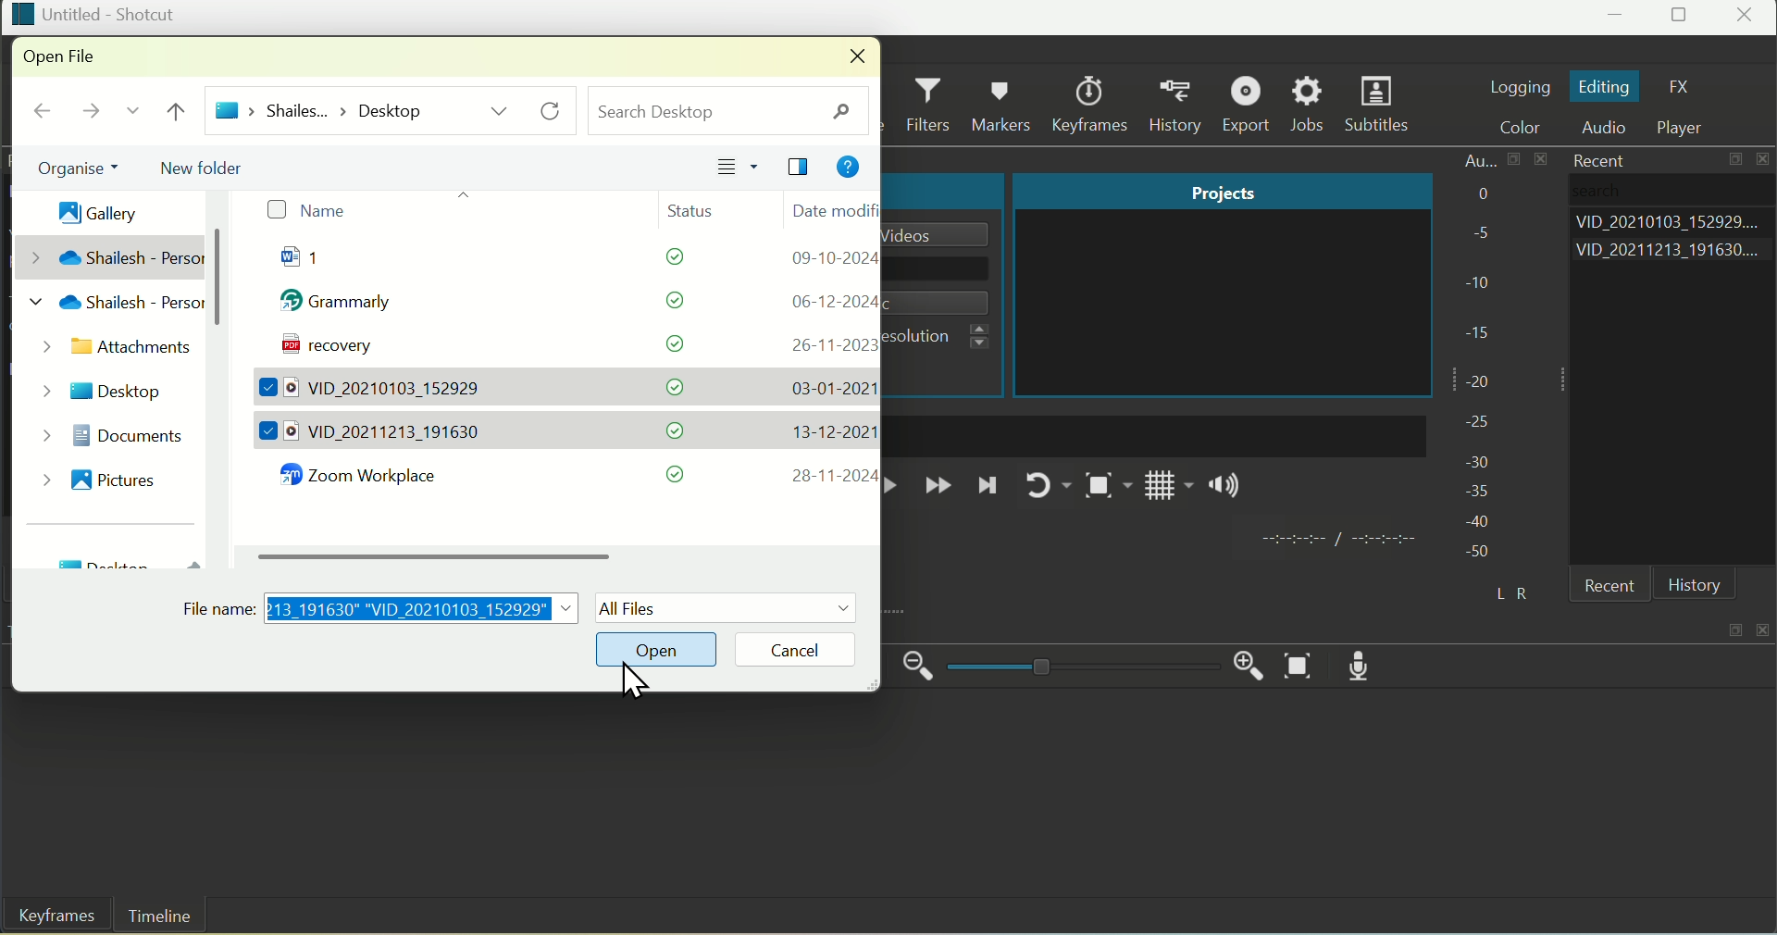 Image resolution: width=1777 pixels, height=935 pixels. What do you see at coordinates (319, 109) in the screenshot?
I see `path` at bounding box center [319, 109].